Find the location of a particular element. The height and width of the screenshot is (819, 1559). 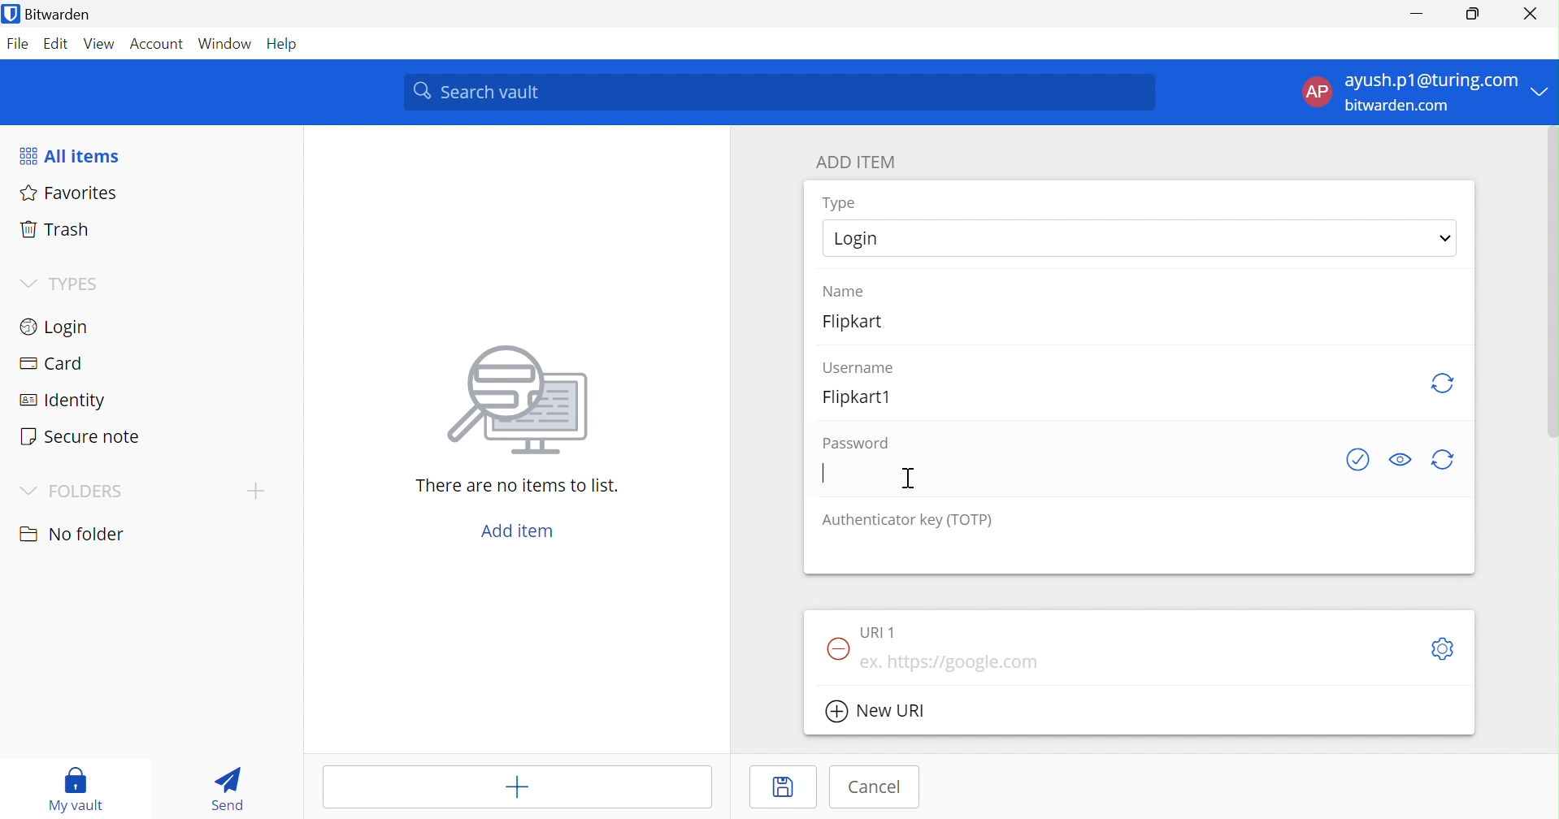

generate password is located at coordinates (1444, 461).